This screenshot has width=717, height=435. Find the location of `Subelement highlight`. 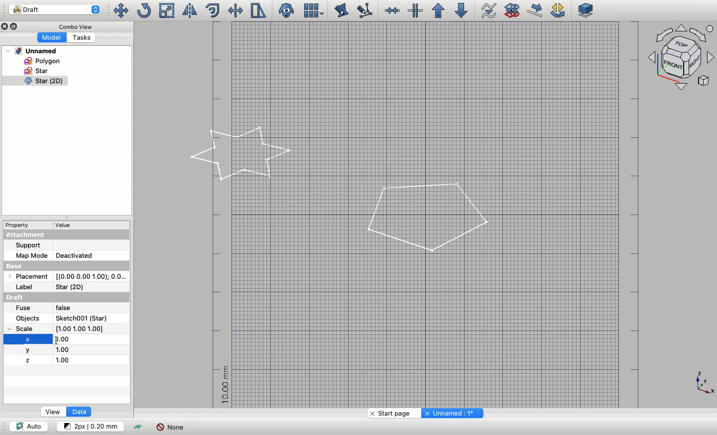

Subelement highlight is located at coordinates (363, 11).